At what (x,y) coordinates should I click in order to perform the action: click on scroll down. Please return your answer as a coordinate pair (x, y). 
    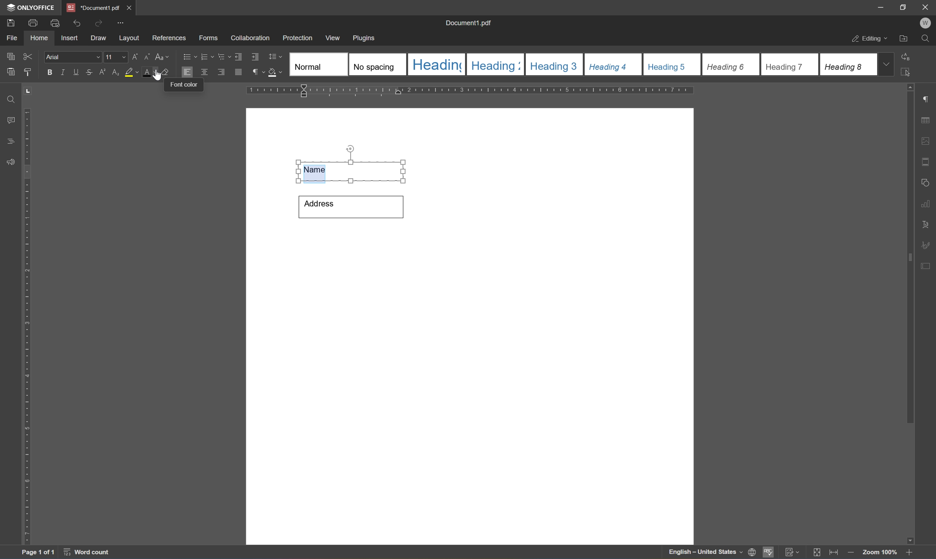
    Looking at the image, I should click on (907, 538).